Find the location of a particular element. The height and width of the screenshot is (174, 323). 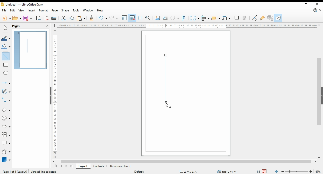

3D objects is located at coordinates (6, 160).